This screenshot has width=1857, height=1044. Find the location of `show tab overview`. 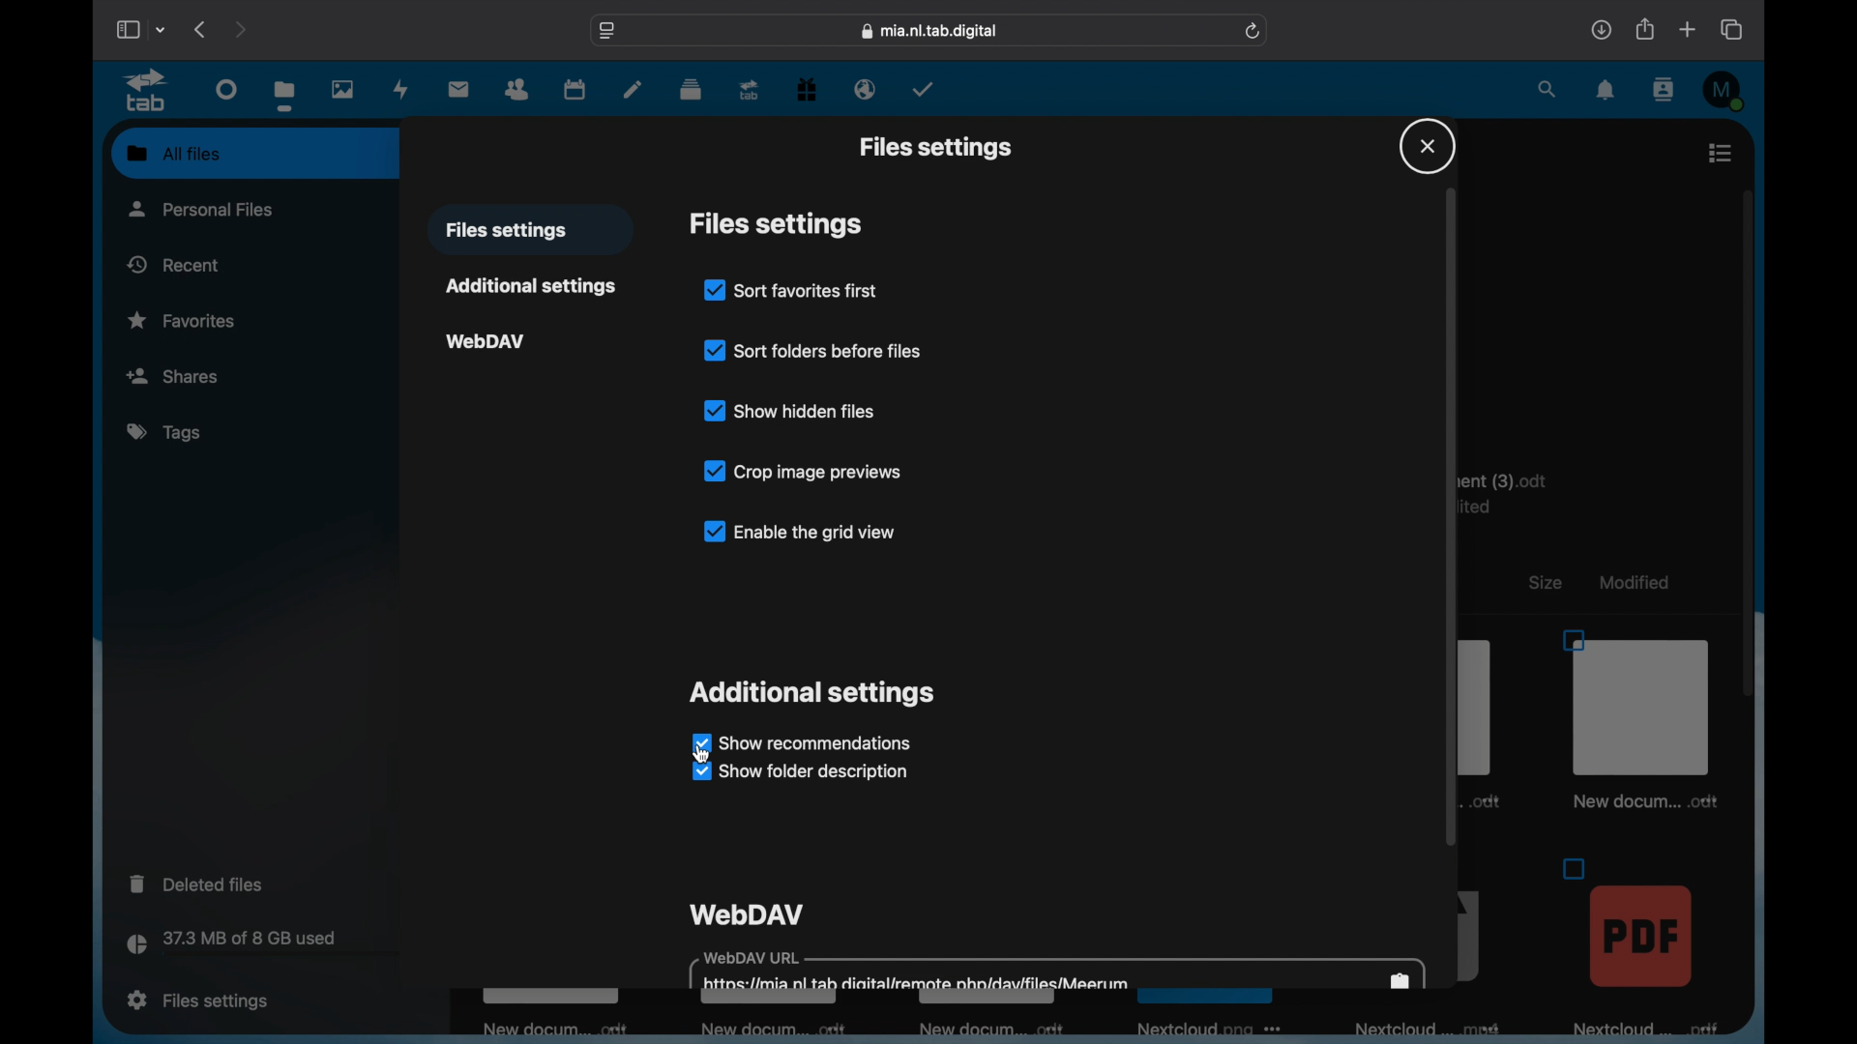

show tab overview is located at coordinates (1731, 29).